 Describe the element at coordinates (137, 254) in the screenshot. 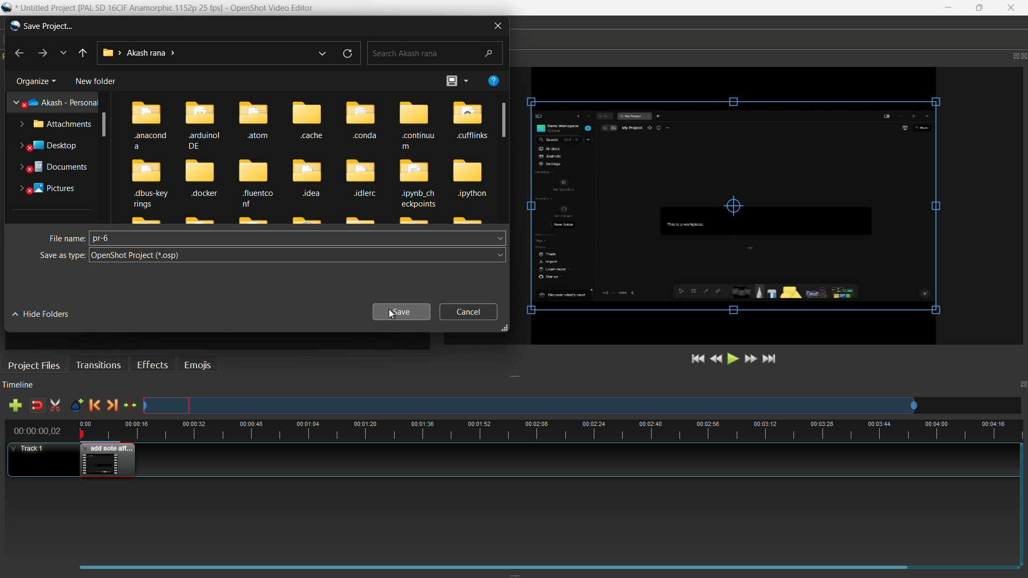

I see `save as open shot project format` at that location.